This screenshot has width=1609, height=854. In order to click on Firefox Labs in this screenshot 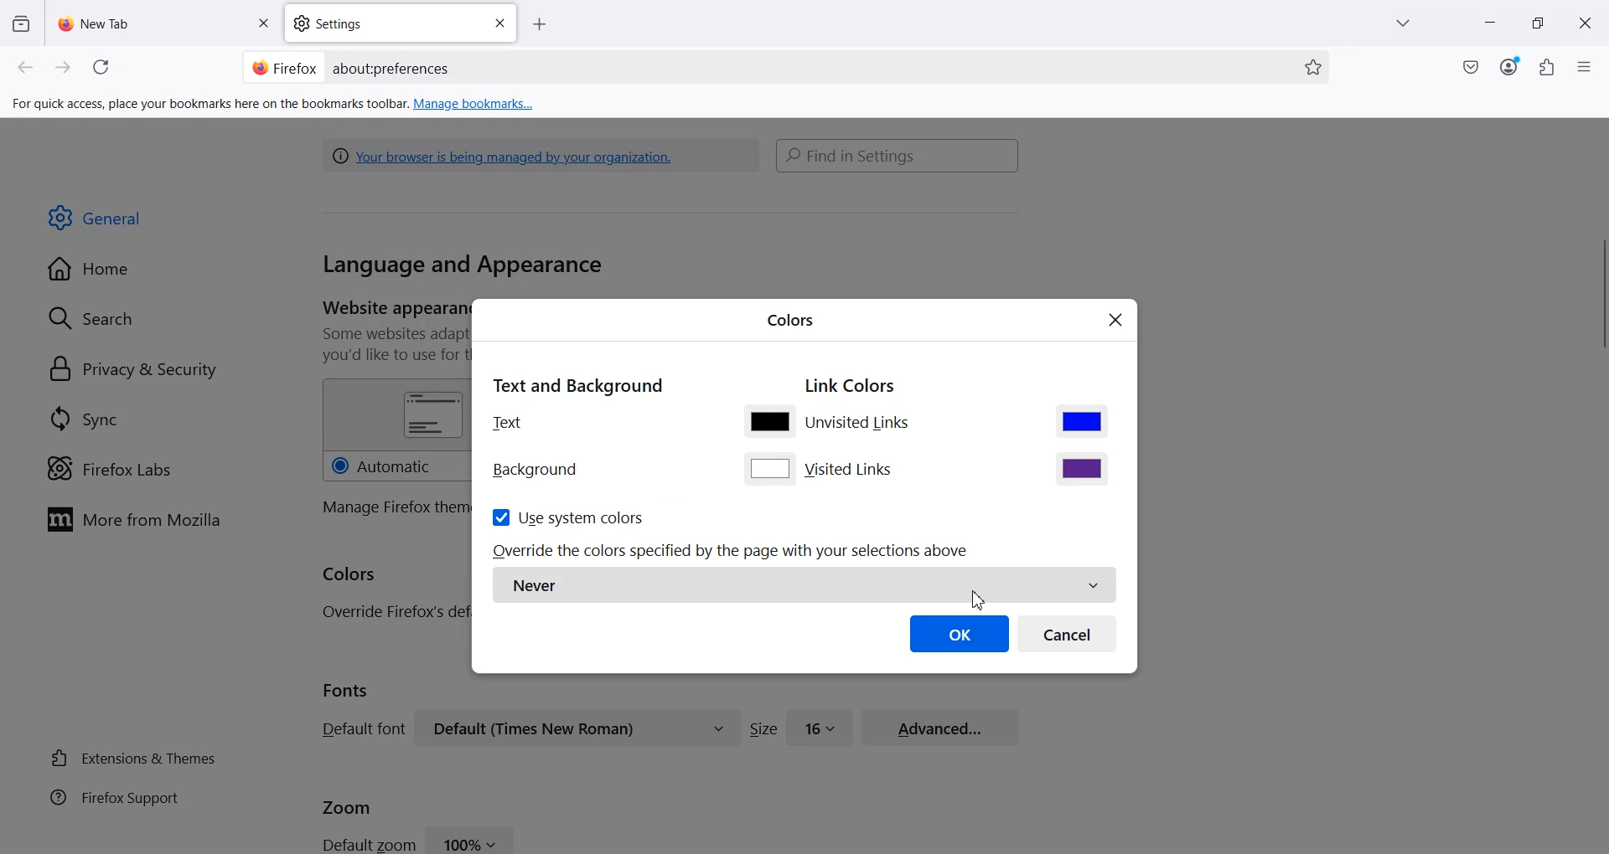, I will do `click(109, 469)`.